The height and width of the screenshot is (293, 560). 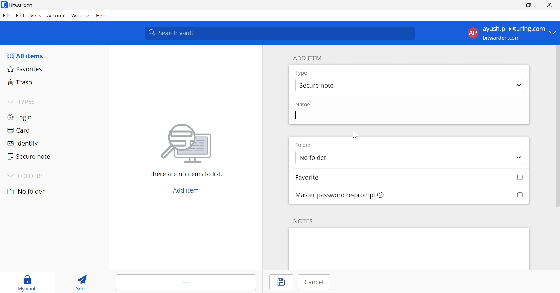 I want to click on Add item, so click(x=186, y=282).